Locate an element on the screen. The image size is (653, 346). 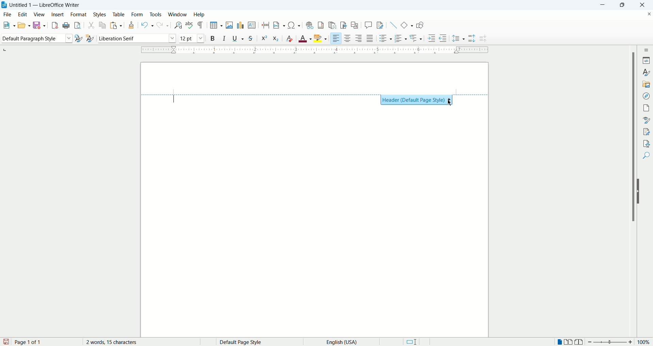
outline is located at coordinates (416, 38).